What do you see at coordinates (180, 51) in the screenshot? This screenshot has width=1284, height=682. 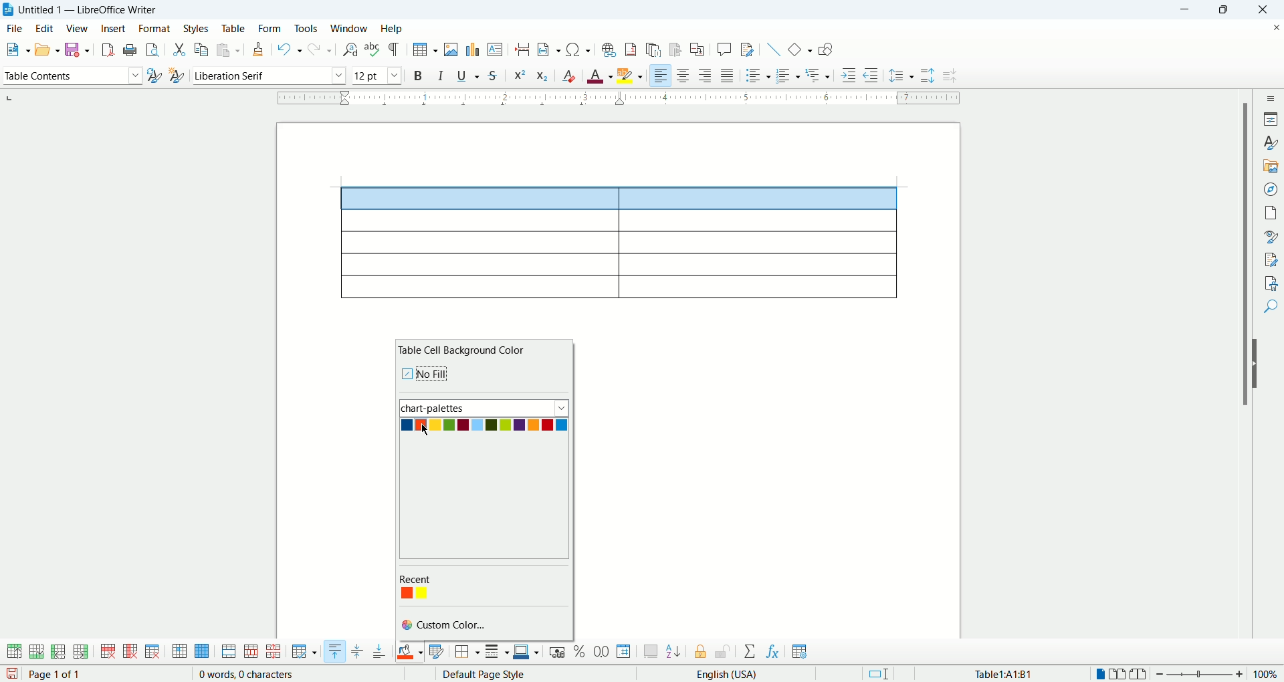 I see `cut` at bounding box center [180, 51].